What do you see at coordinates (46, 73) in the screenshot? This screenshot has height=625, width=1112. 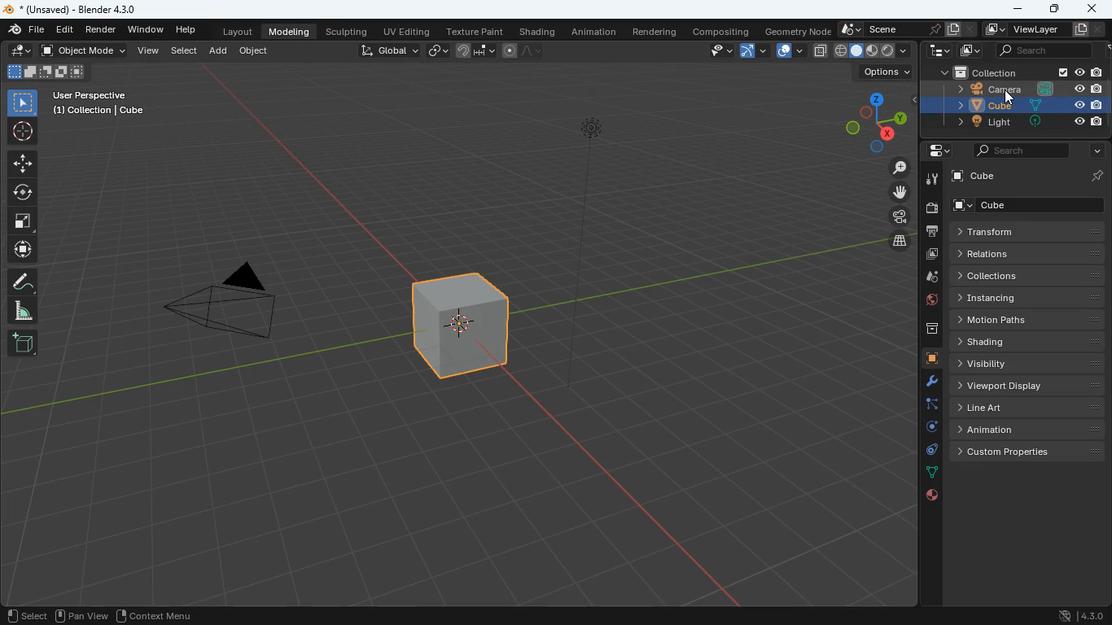 I see `cube` at bounding box center [46, 73].